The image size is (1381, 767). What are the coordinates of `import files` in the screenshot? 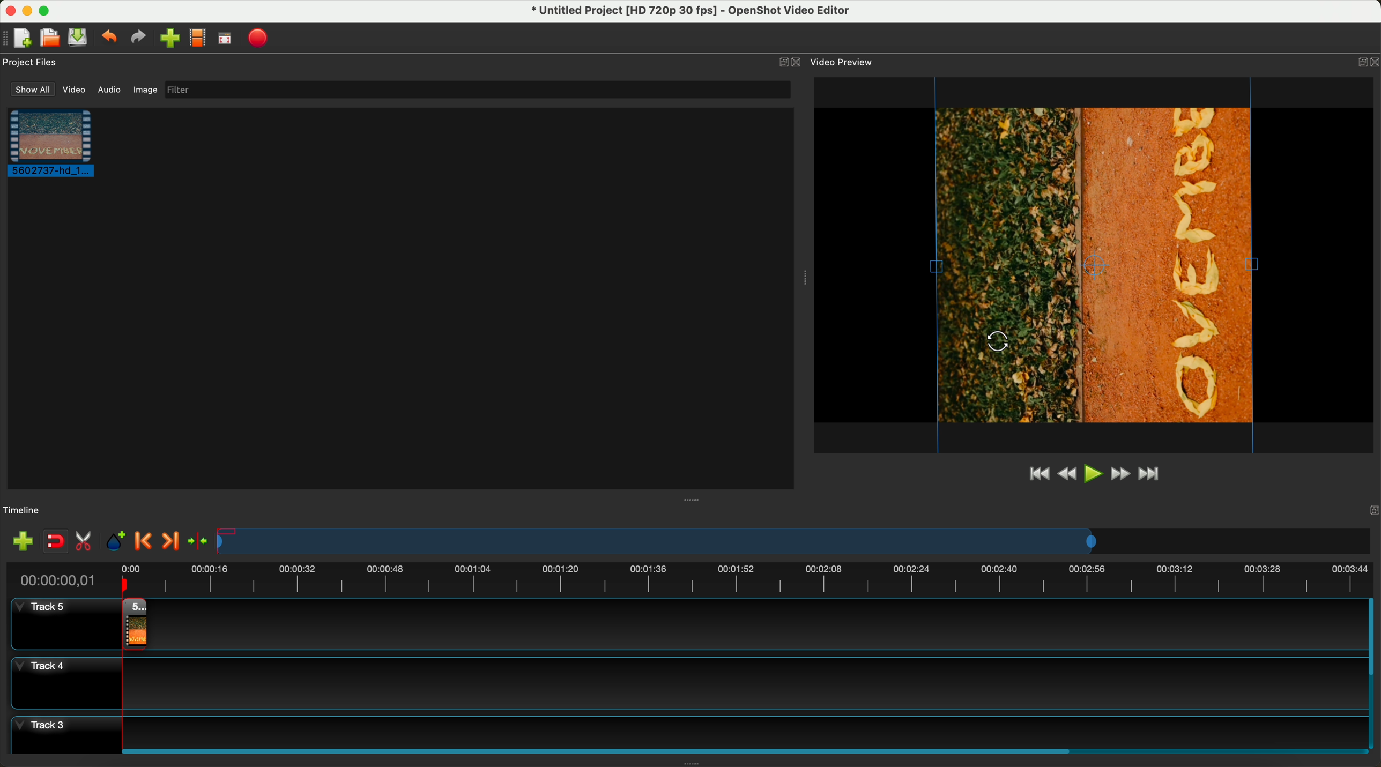 It's located at (169, 38).